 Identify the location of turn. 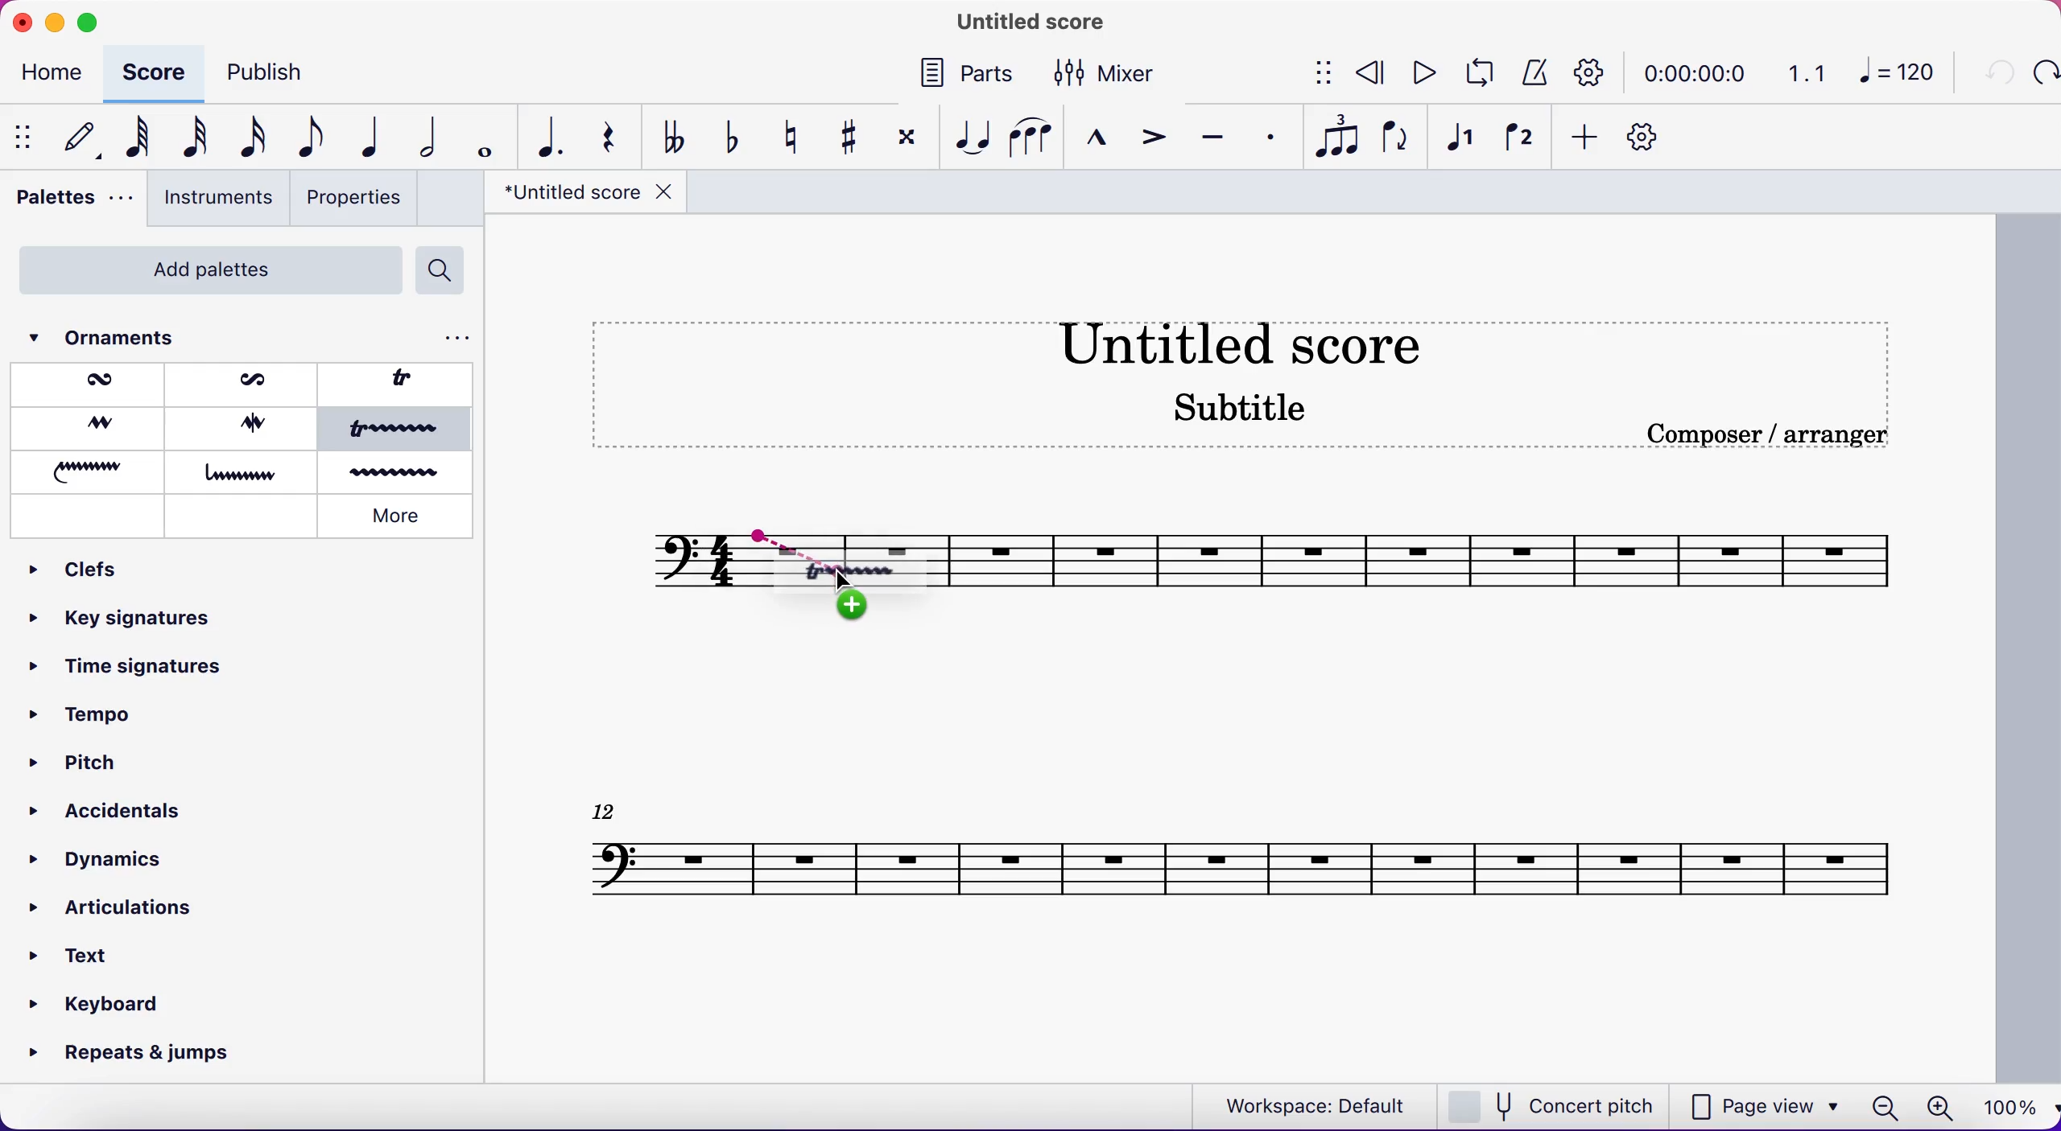
(86, 427).